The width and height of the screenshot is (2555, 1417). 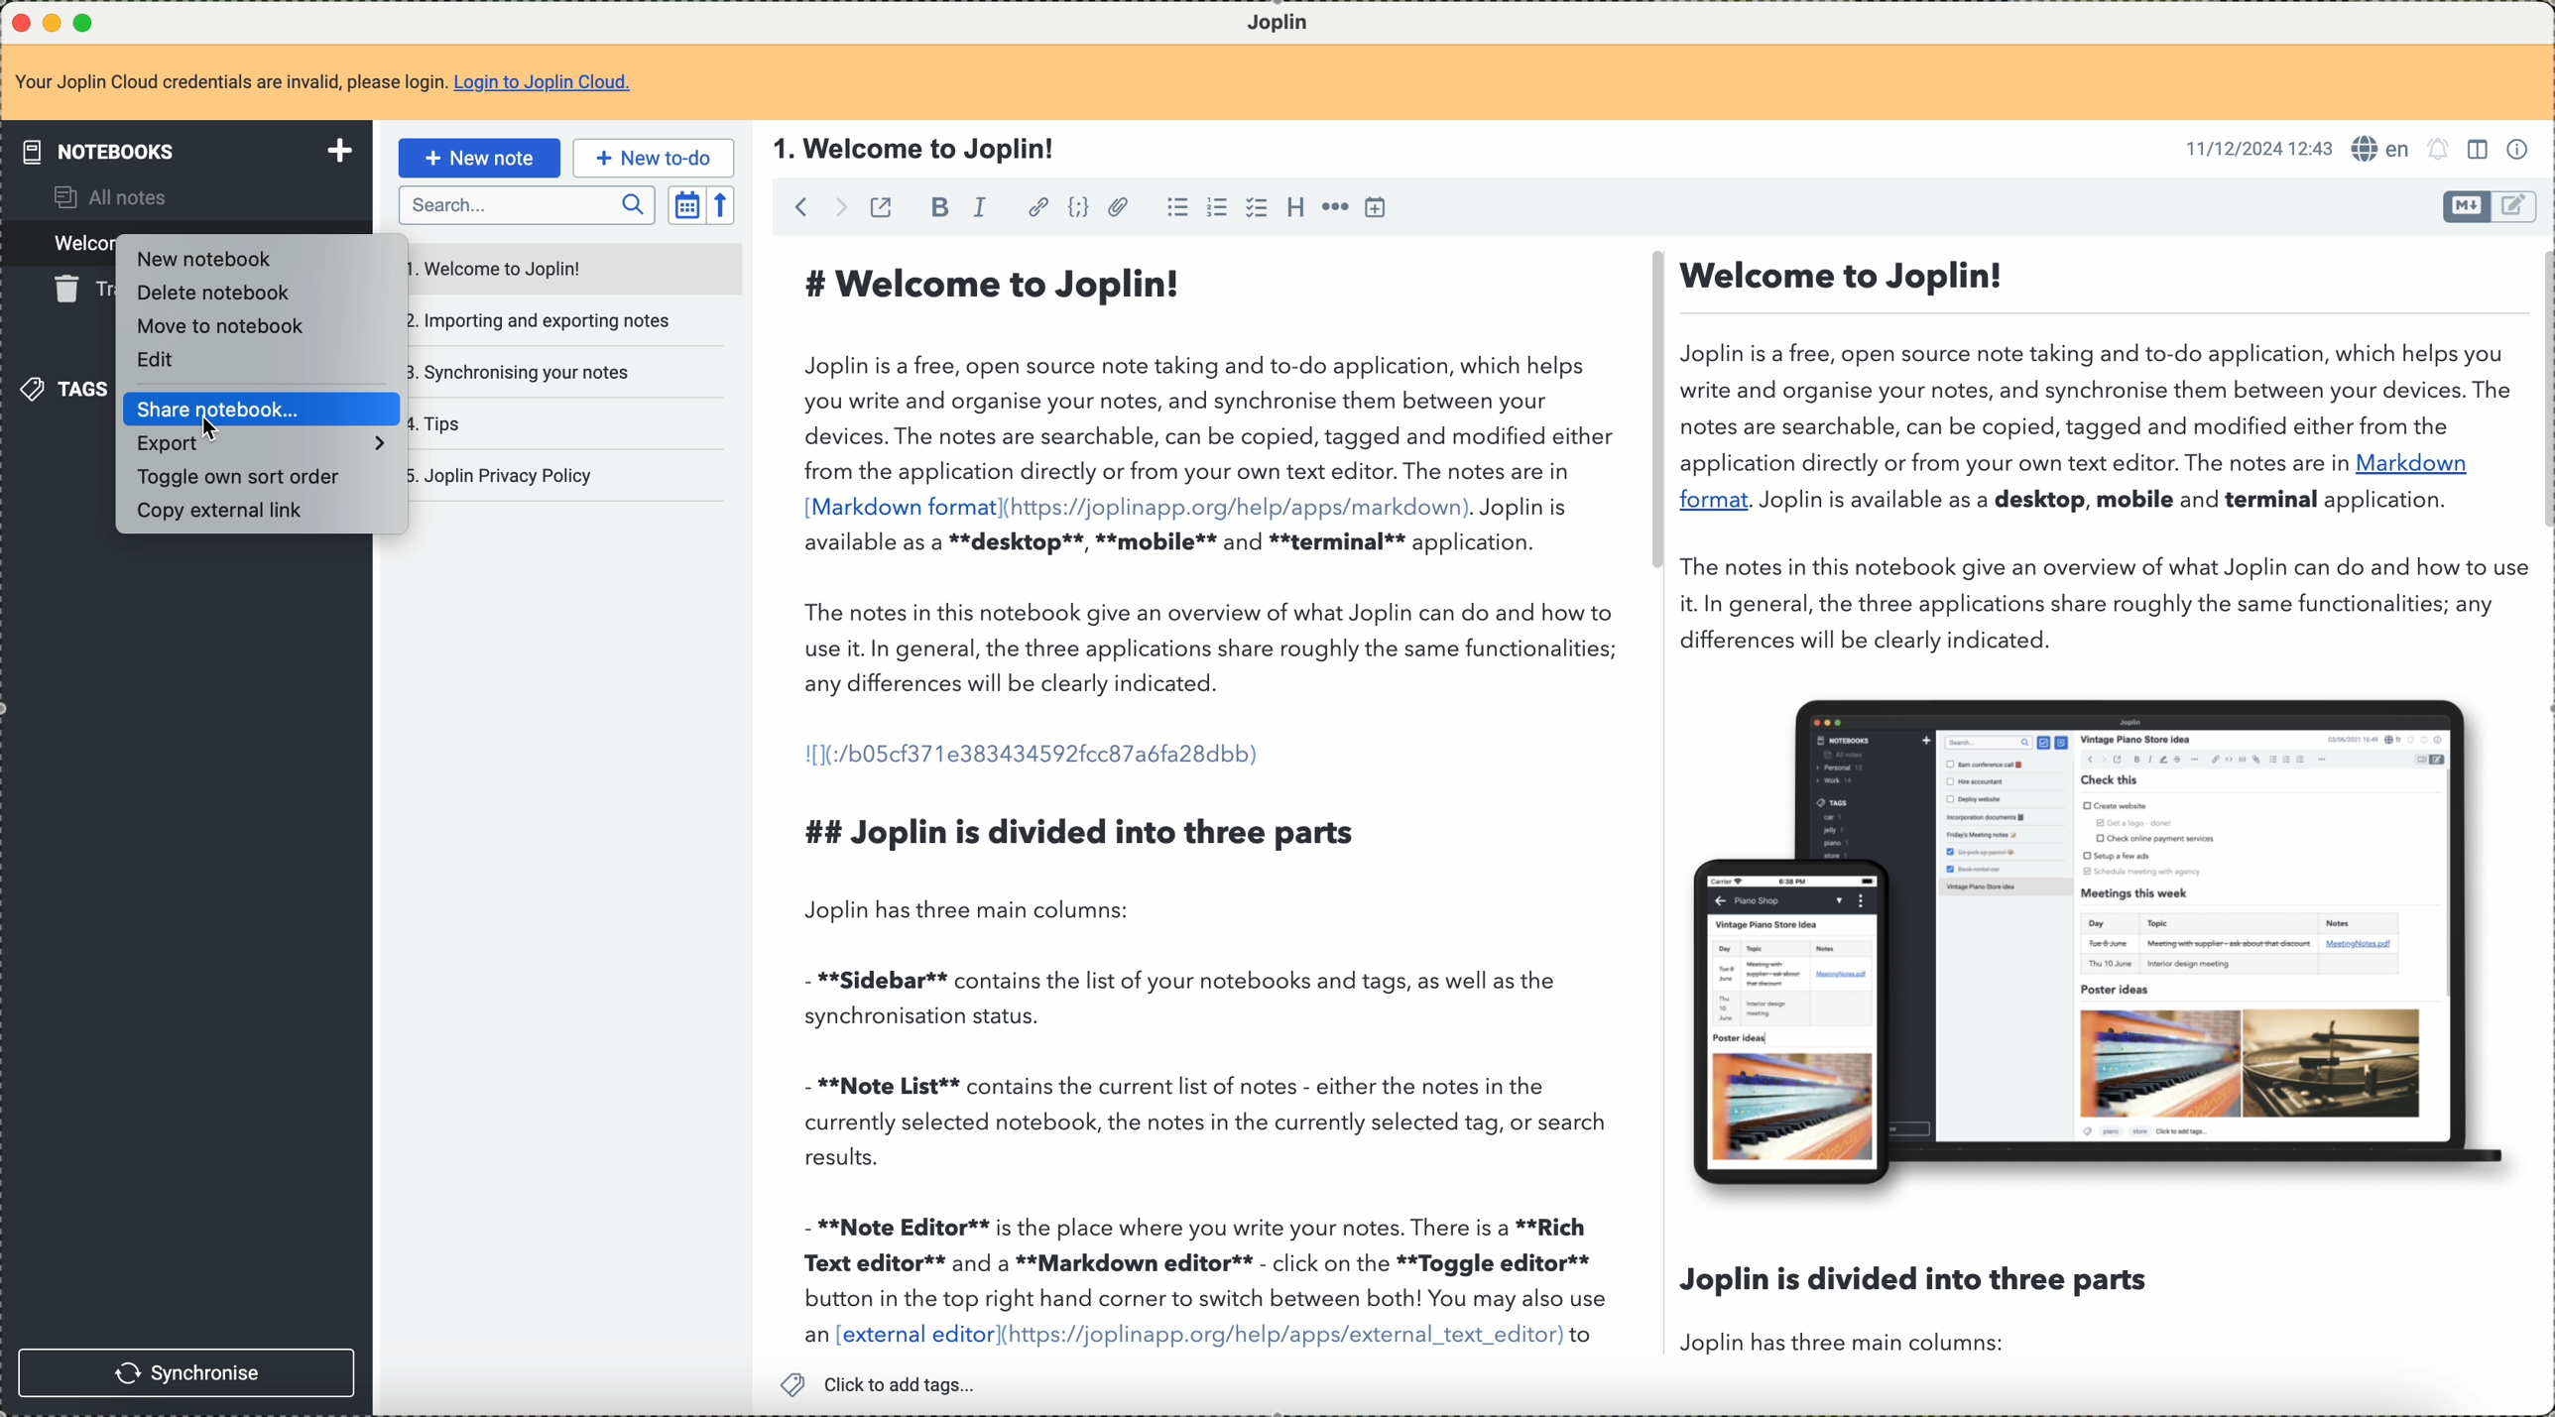 I want to click on delete notebook, so click(x=213, y=295).